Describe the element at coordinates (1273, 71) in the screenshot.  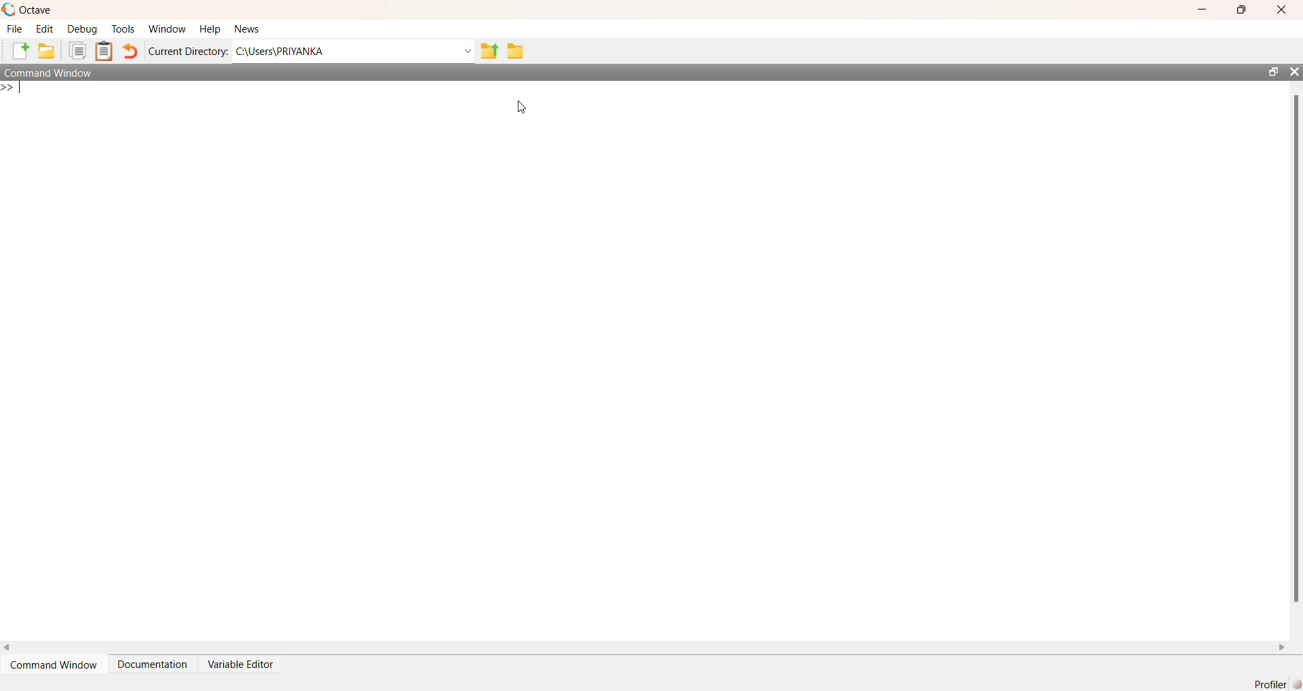
I see `resize` at that location.